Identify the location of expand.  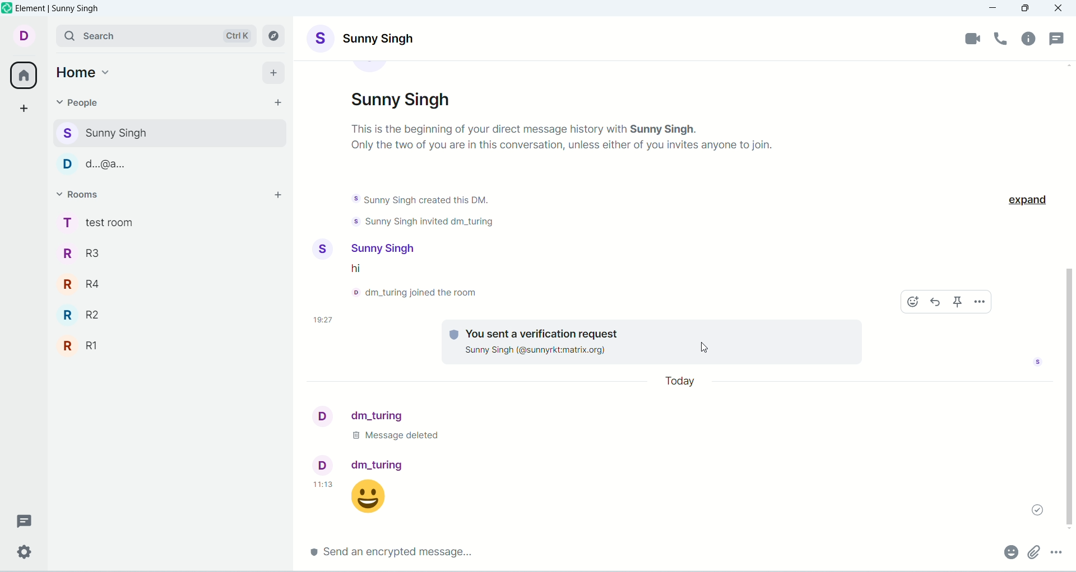
(1034, 203).